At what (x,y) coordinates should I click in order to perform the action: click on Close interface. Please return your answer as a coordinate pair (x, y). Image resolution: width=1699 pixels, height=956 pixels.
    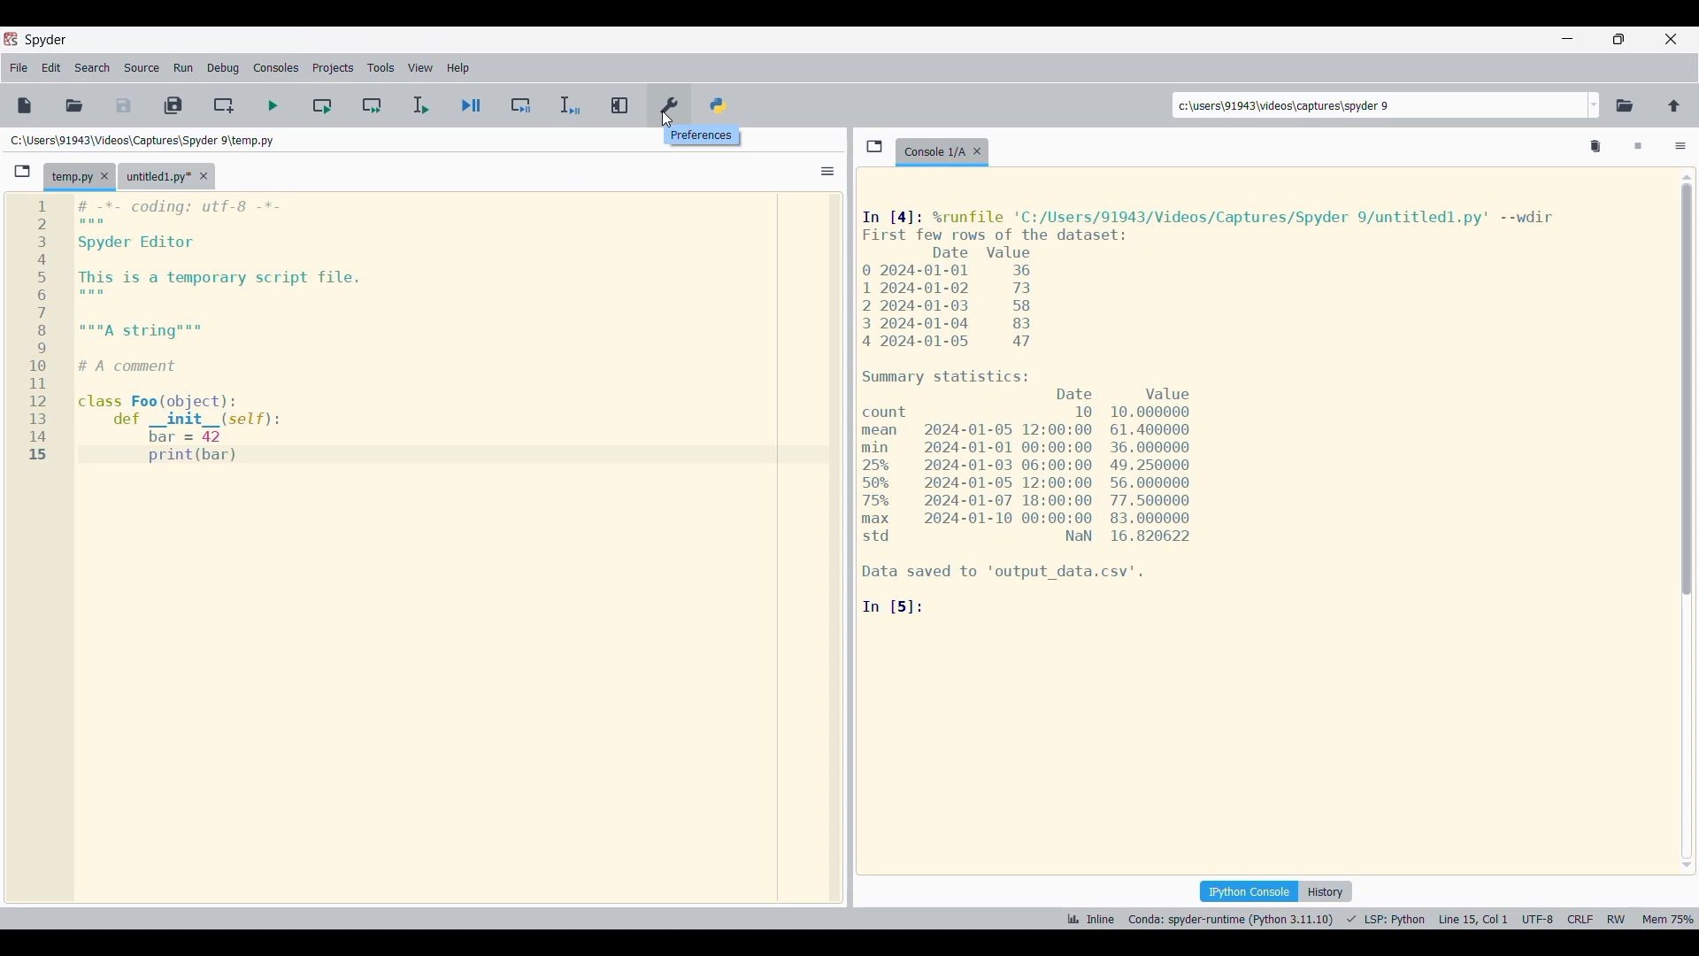
    Looking at the image, I should click on (1671, 39).